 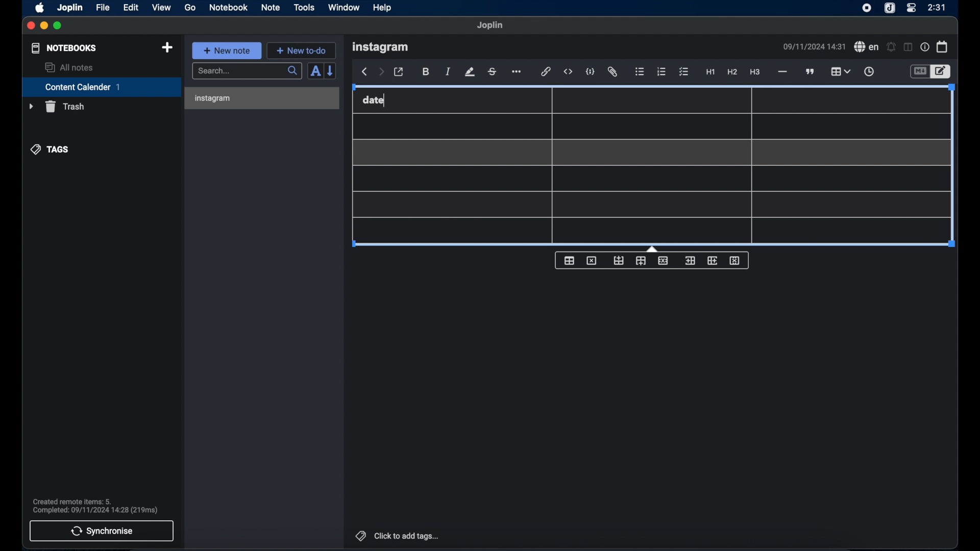 I want to click on window, so click(x=344, y=7).